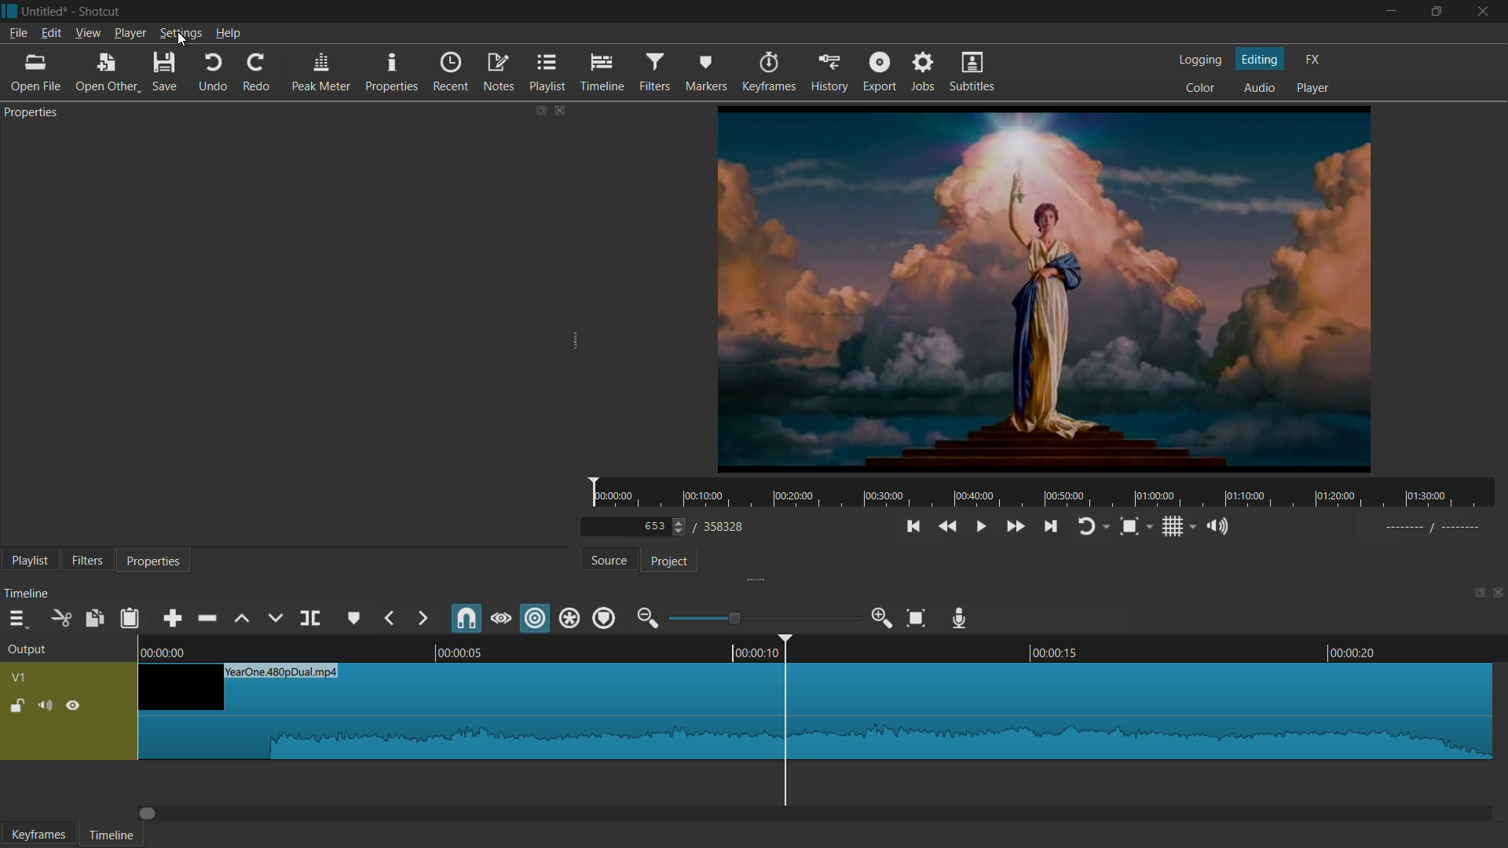 Image resolution: width=1508 pixels, height=848 pixels. Describe the element at coordinates (452, 71) in the screenshot. I see `recent` at that location.